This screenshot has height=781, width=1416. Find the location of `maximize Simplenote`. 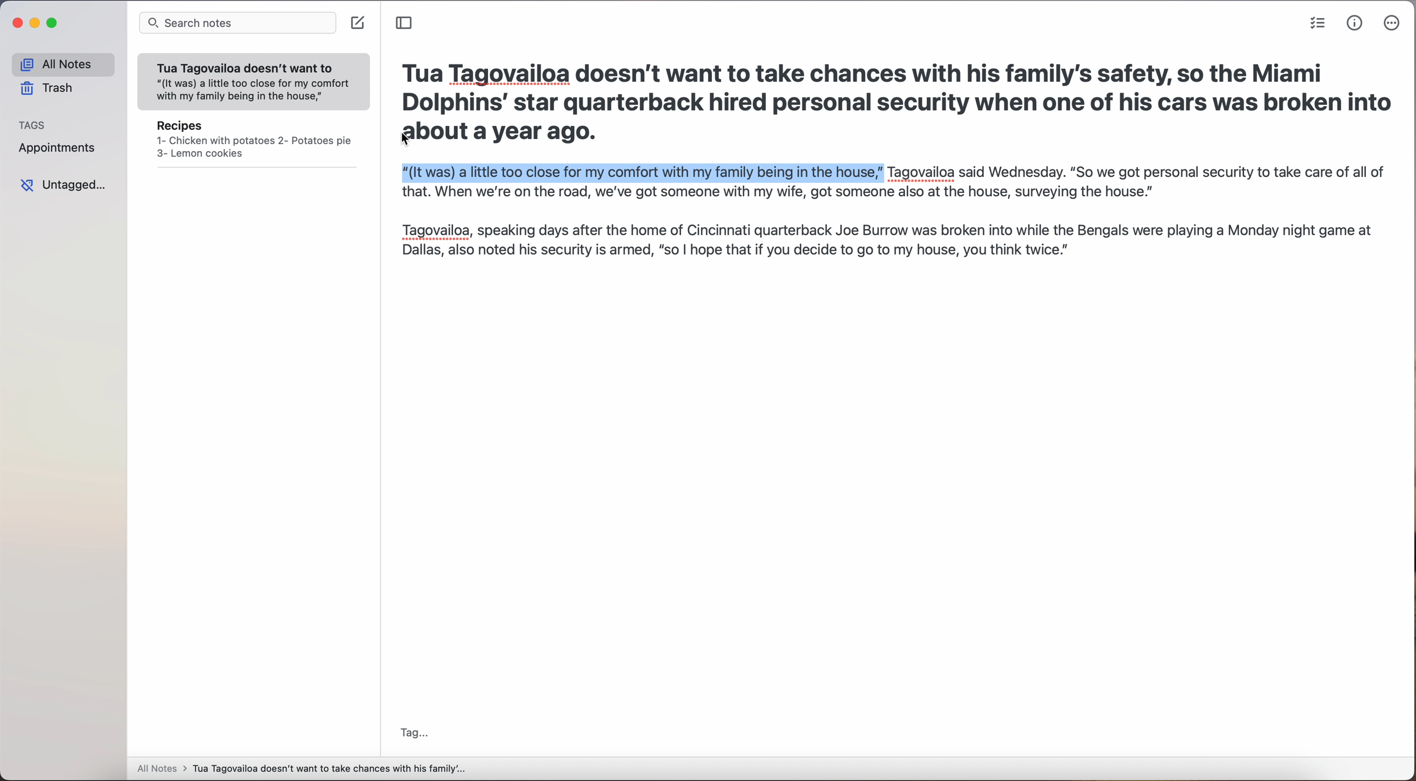

maximize Simplenote is located at coordinates (52, 23).